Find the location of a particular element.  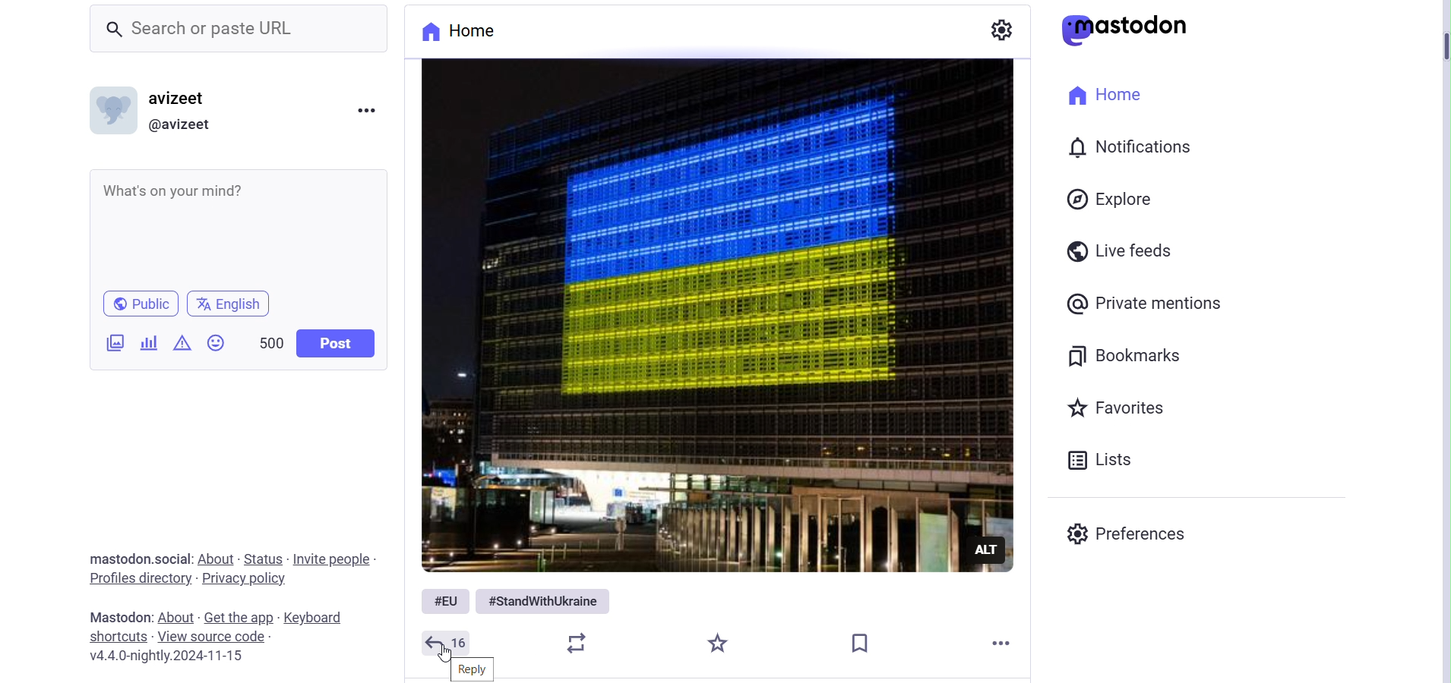

Get the app is located at coordinates (241, 618).